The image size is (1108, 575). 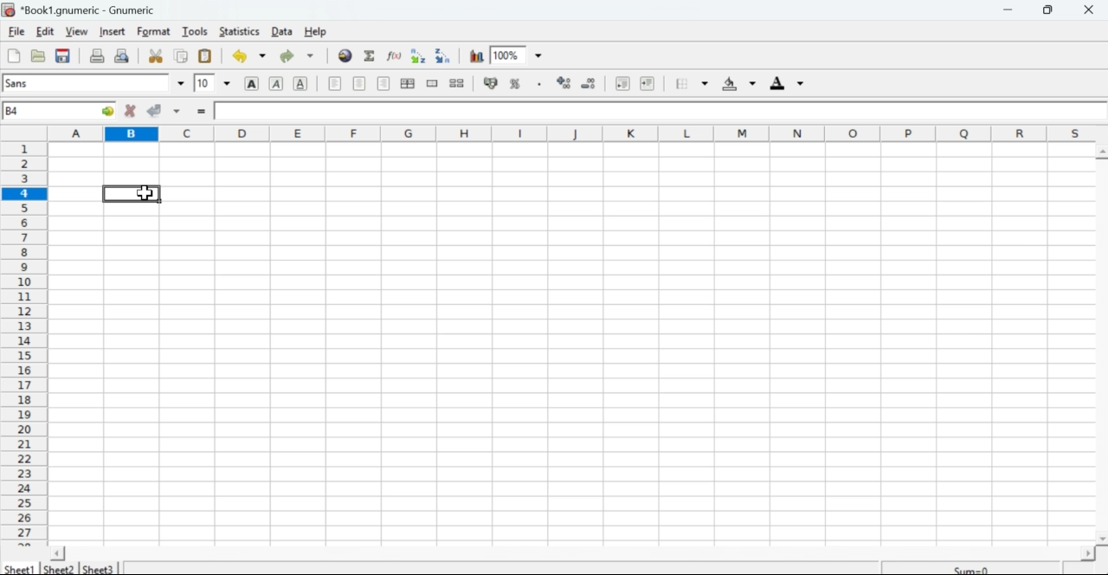 I want to click on scroll right, so click(x=1087, y=554).